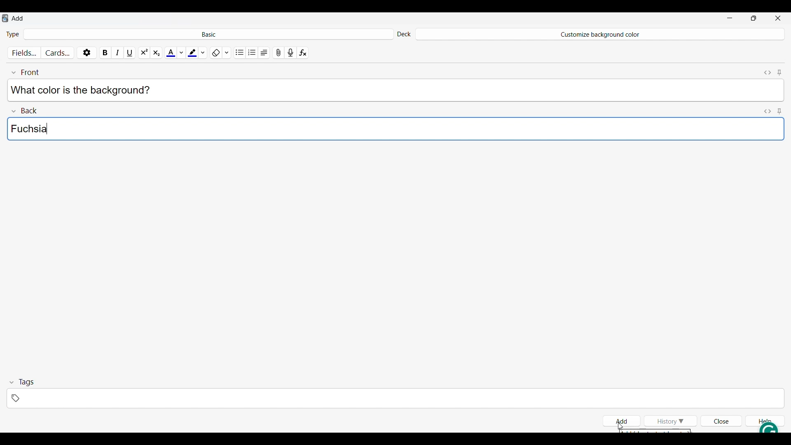 This screenshot has height=445, width=791. I want to click on Bold, so click(105, 51).